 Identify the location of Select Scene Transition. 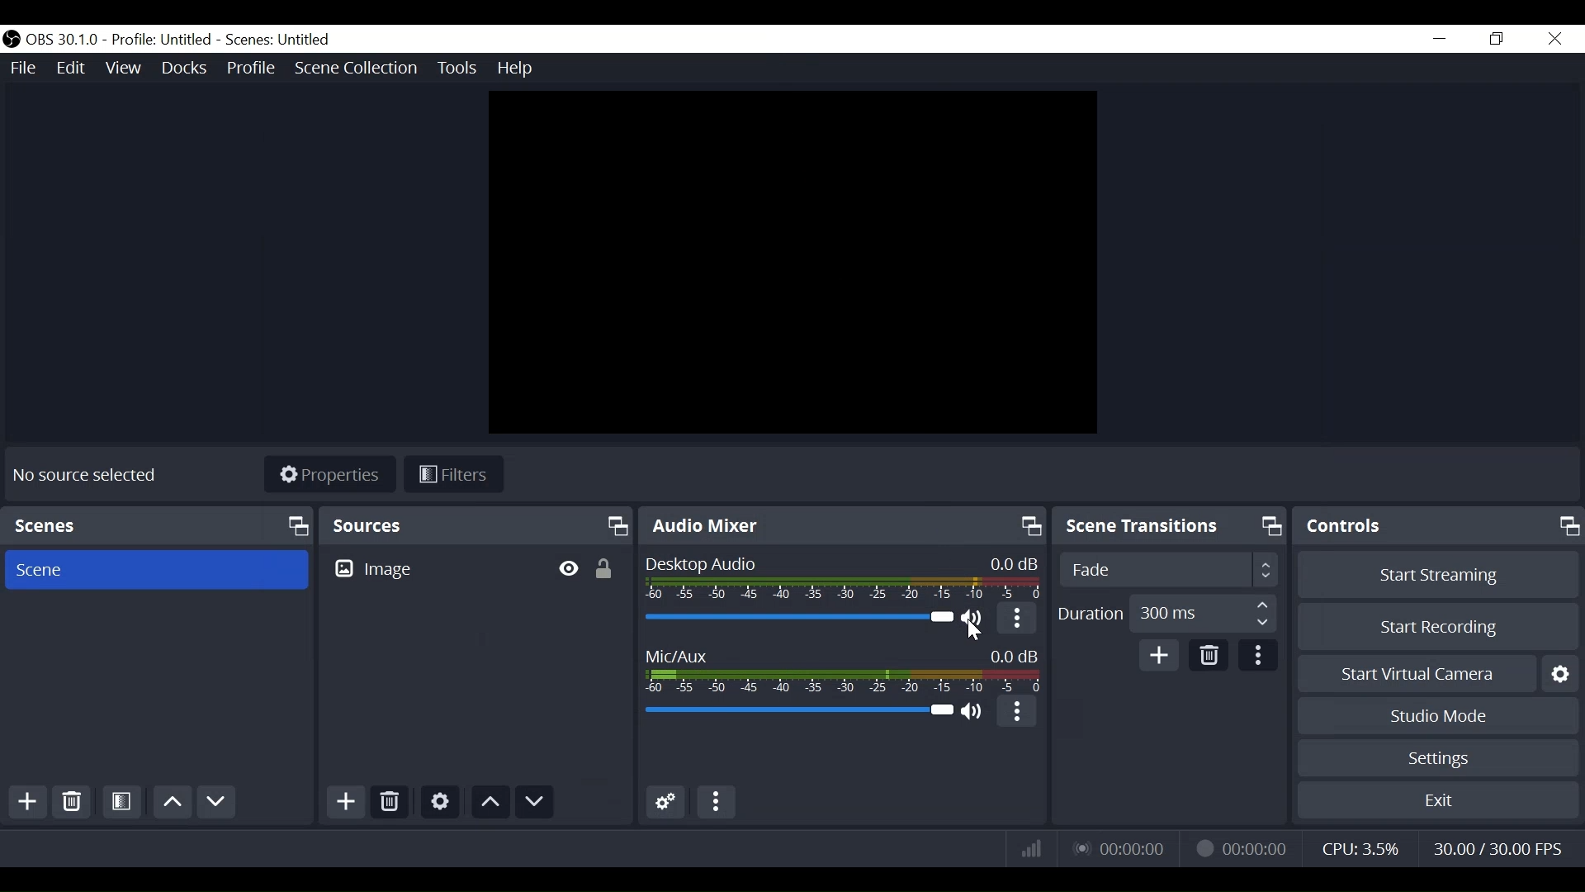
(1167, 570).